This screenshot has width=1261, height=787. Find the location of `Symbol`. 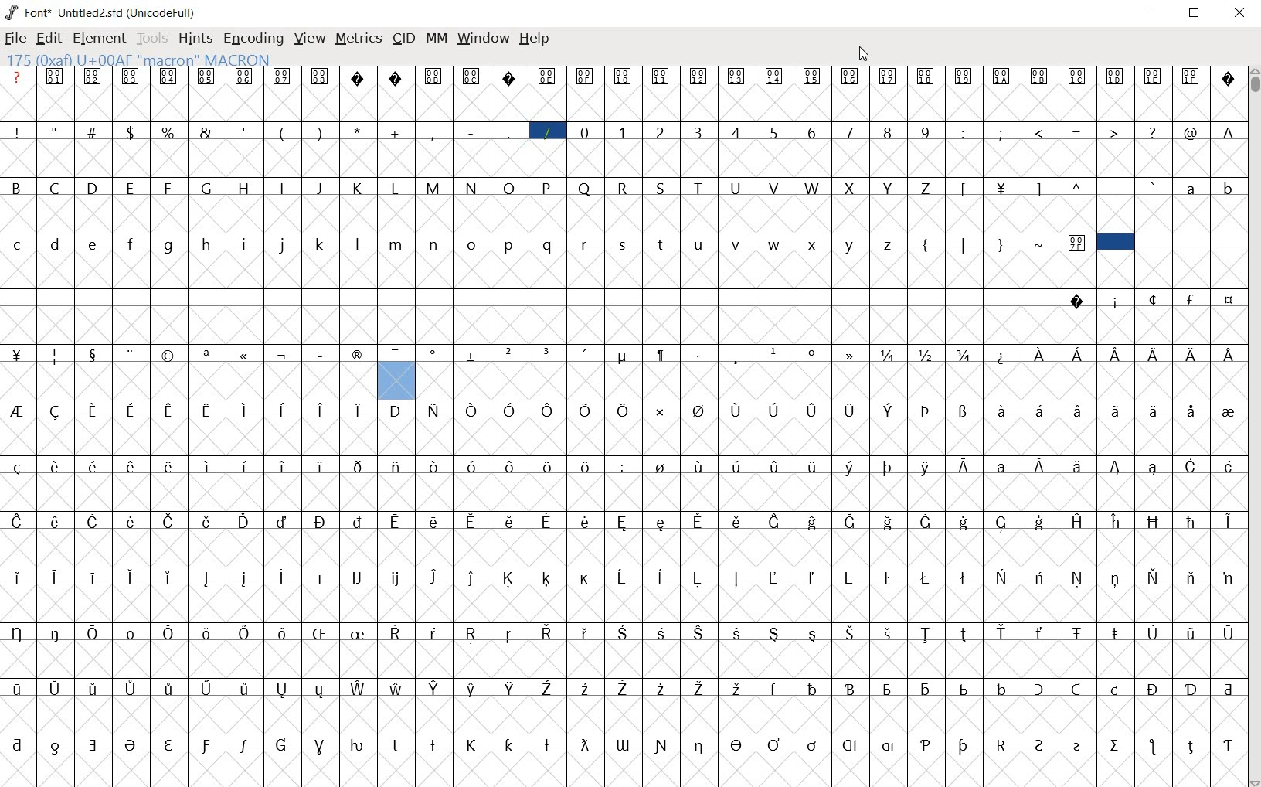

Symbol is located at coordinates (1001, 577).